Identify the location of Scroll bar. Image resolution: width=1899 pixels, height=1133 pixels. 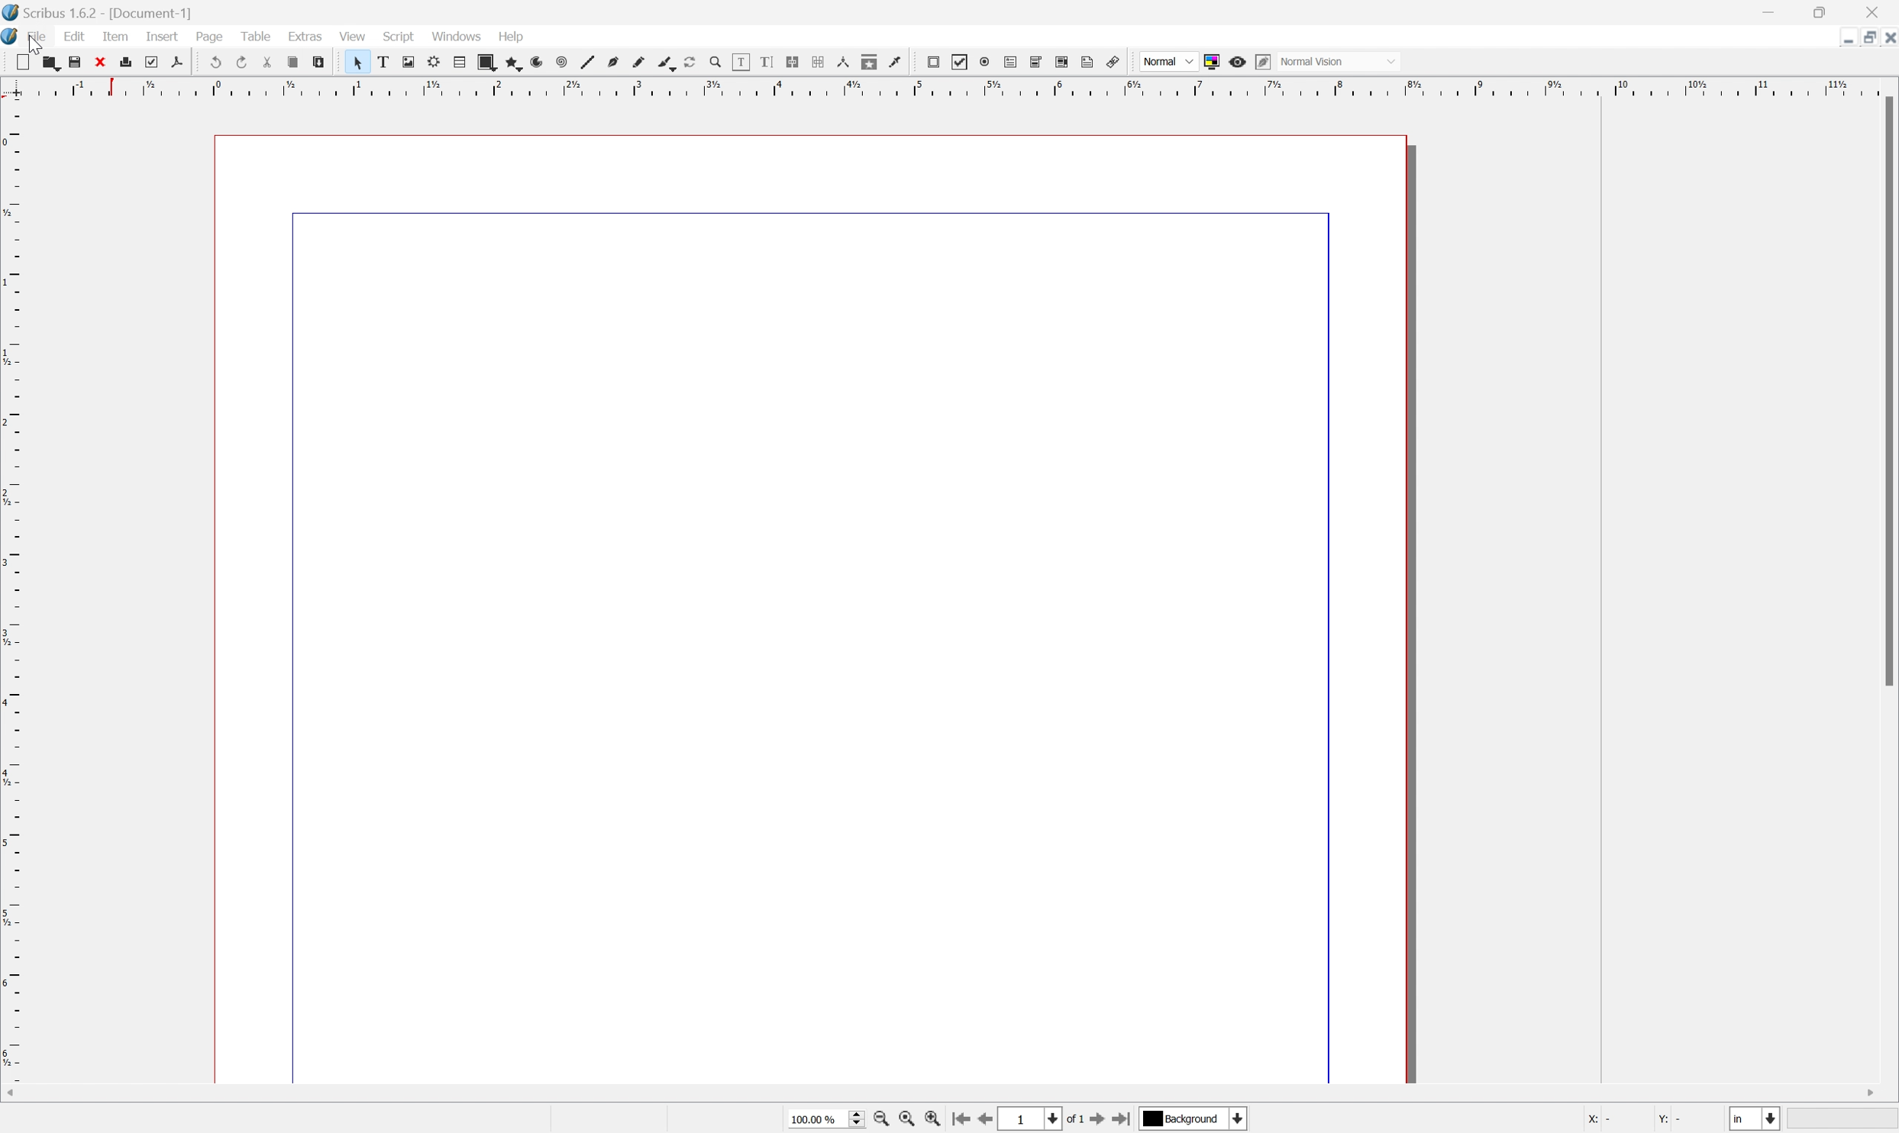
(1887, 393).